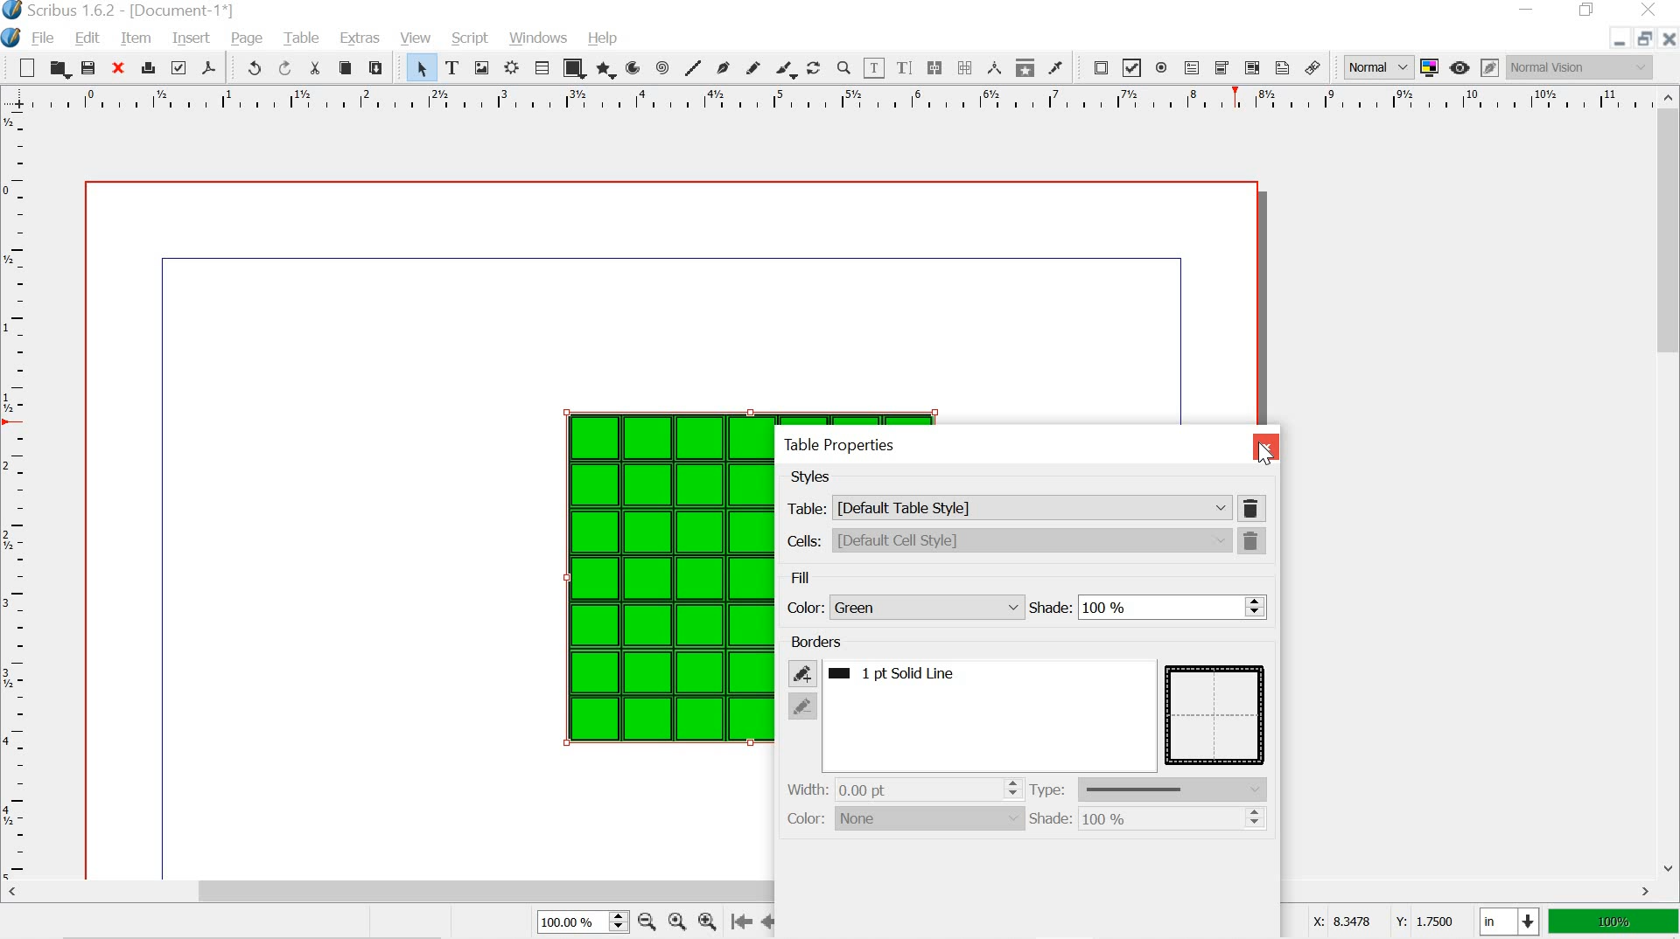  What do you see at coordinates (42, 39) in the screenshot?
I see `file` at bounding box center [42, 39].